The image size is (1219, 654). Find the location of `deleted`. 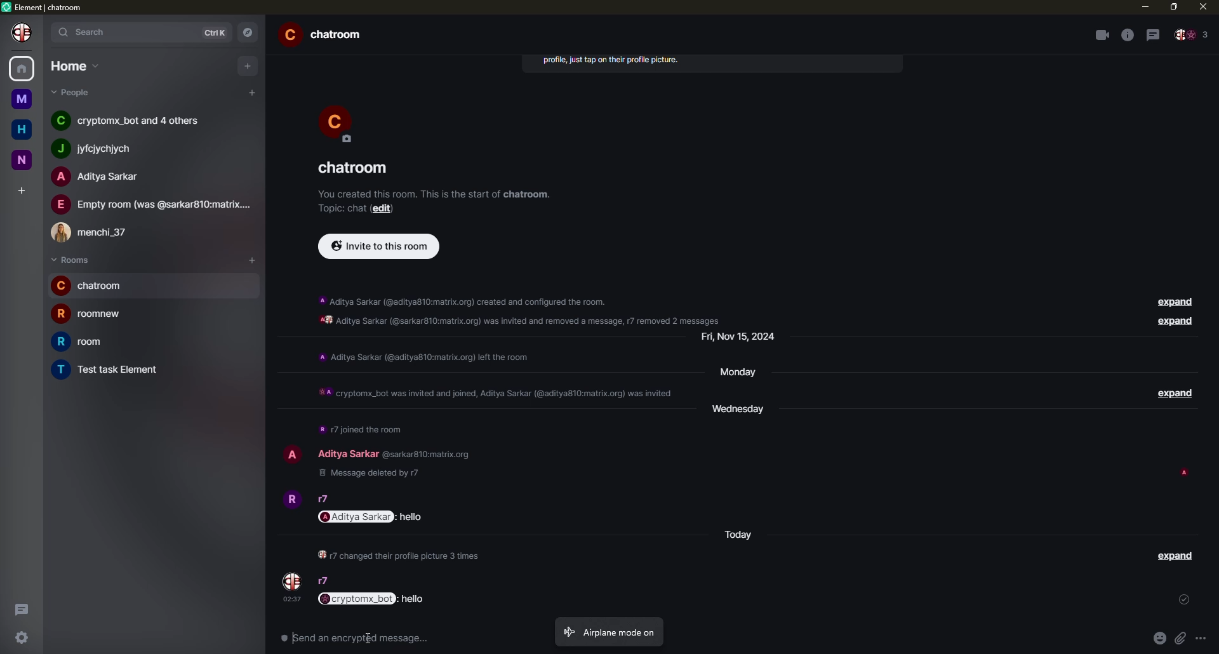

deleted is located at coordinates (373, 474).